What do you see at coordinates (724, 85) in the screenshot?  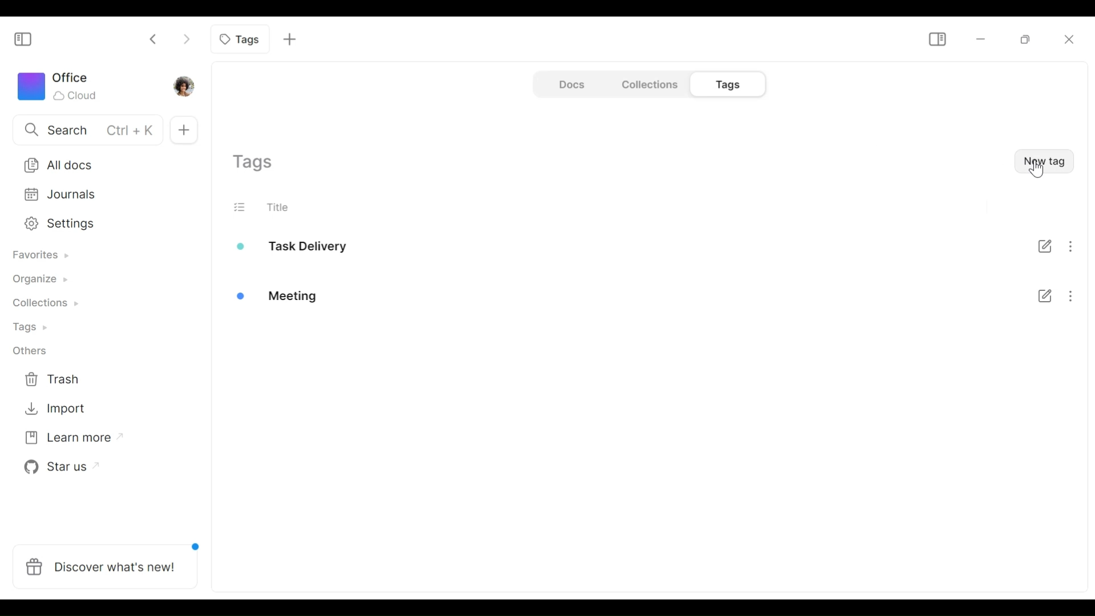 I see `Tags` at bounding box center [724, 85].